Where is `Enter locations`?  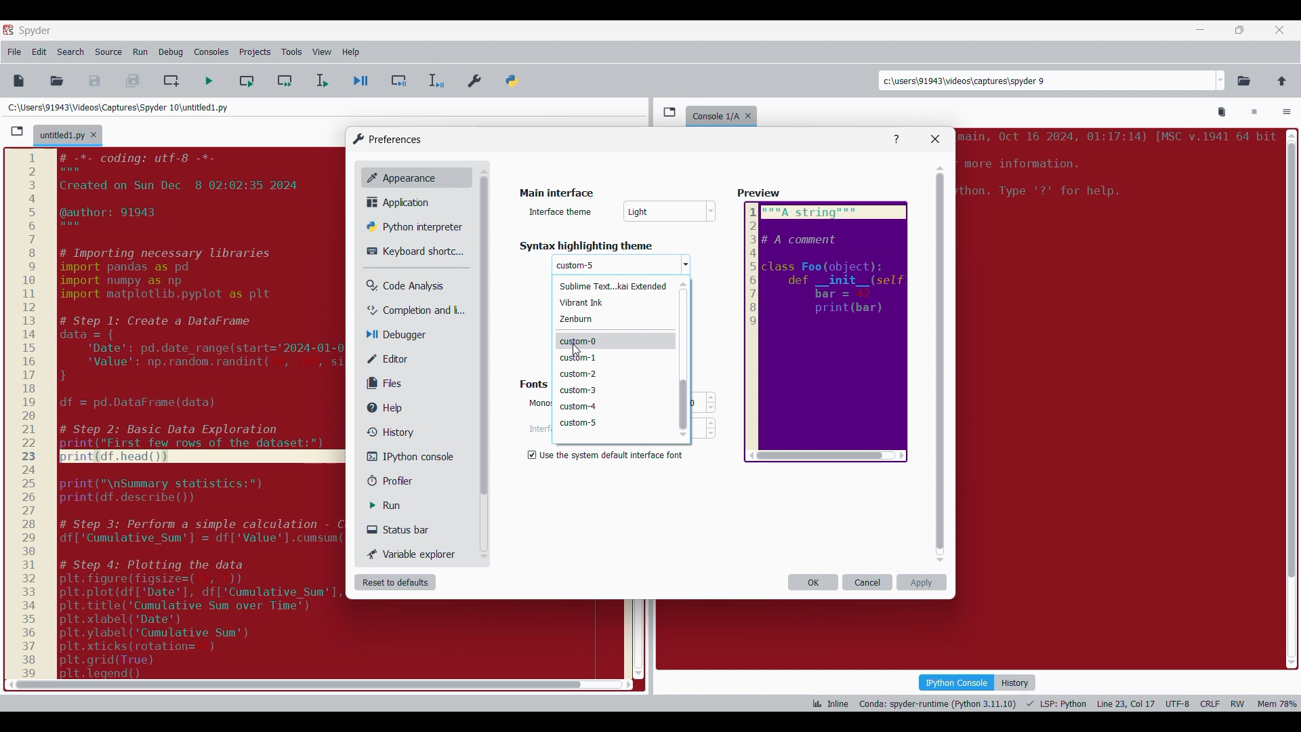 Enter locations is located at coordinates (1046, 81).